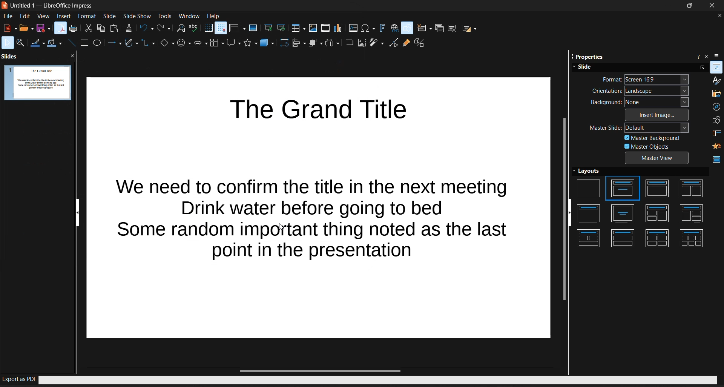  What do you see at coordinates (165, 16) in the screenshot?
I see `tools` at bounding box center [165, 16].